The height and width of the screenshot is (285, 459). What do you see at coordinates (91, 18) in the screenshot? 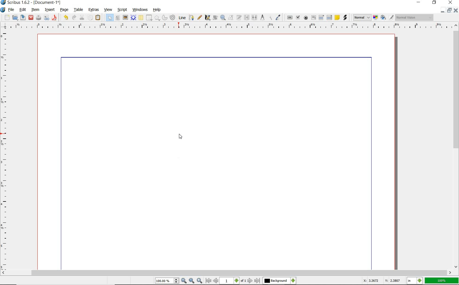
I see `copy` at bounding box center [91, 18].